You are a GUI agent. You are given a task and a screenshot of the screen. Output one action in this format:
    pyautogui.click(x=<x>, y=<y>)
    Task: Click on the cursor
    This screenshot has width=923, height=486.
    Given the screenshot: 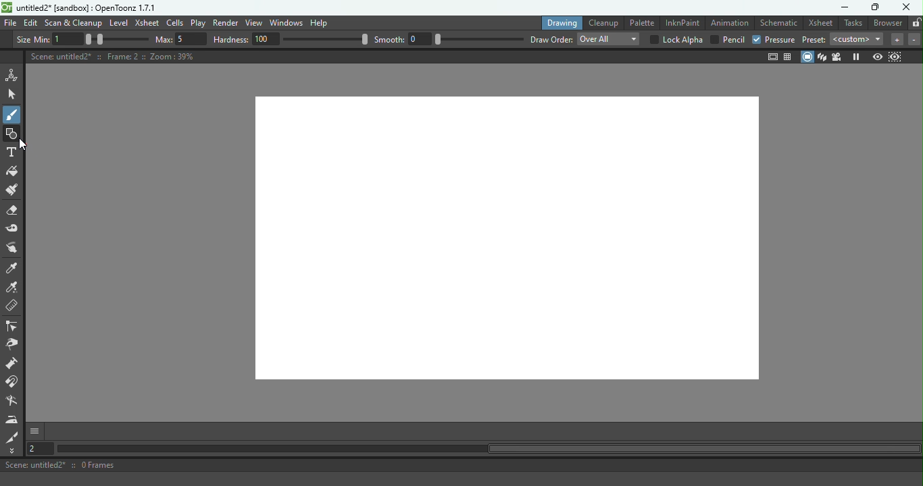 What is the action you would take?
    pyautogui.click(x=24, y=142)
    